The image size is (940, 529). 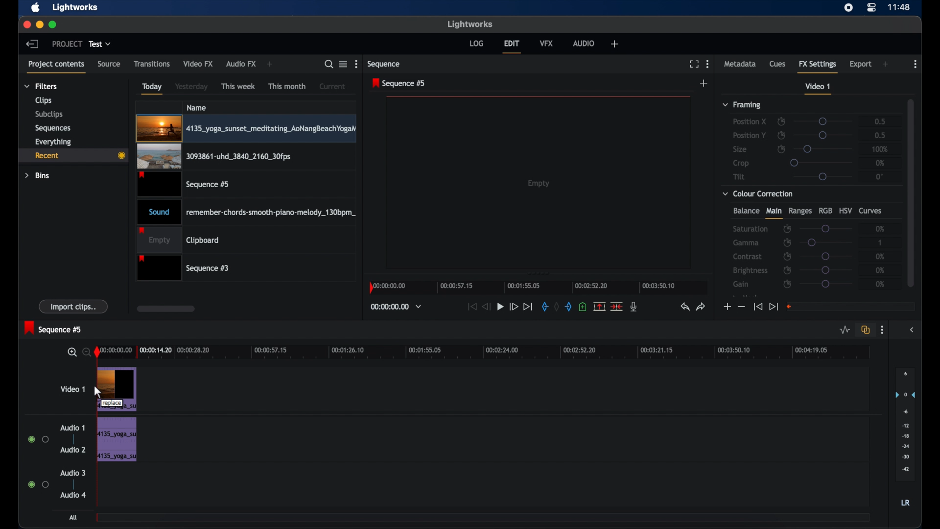 I want to click on jump to start, so click(x=757, y=307).